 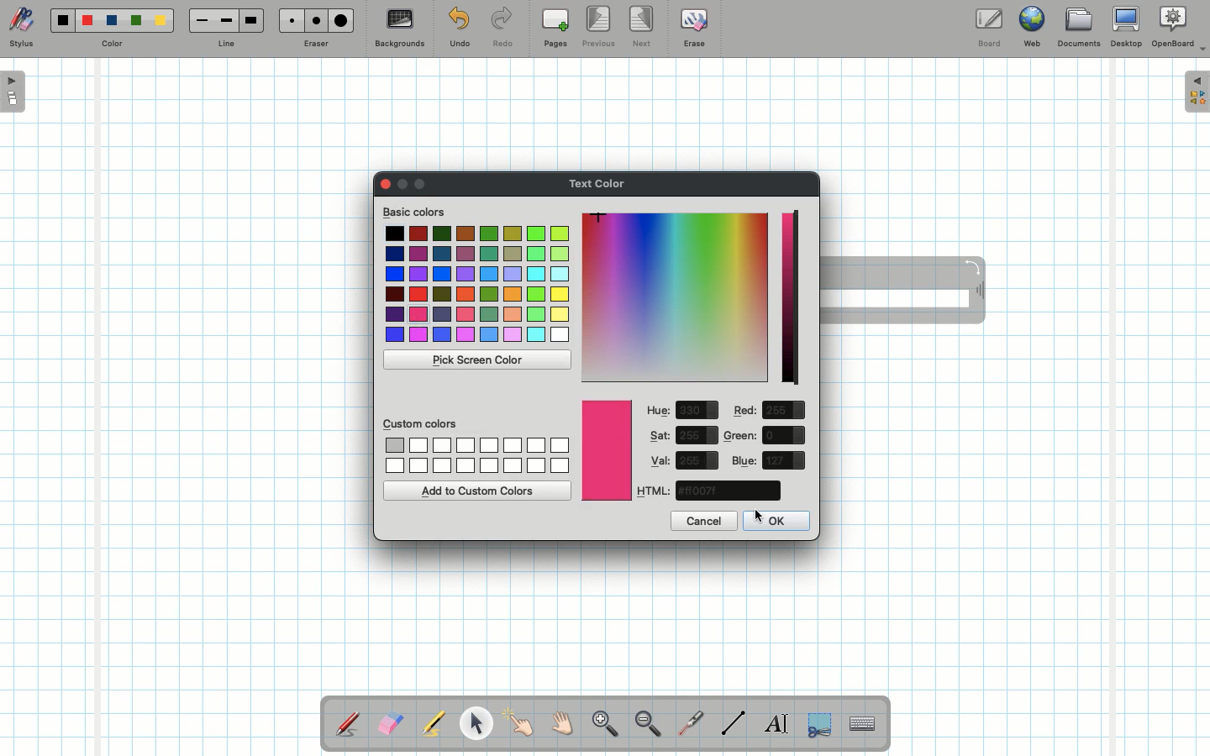 I want to click on Val, so click(x=660, y=460).